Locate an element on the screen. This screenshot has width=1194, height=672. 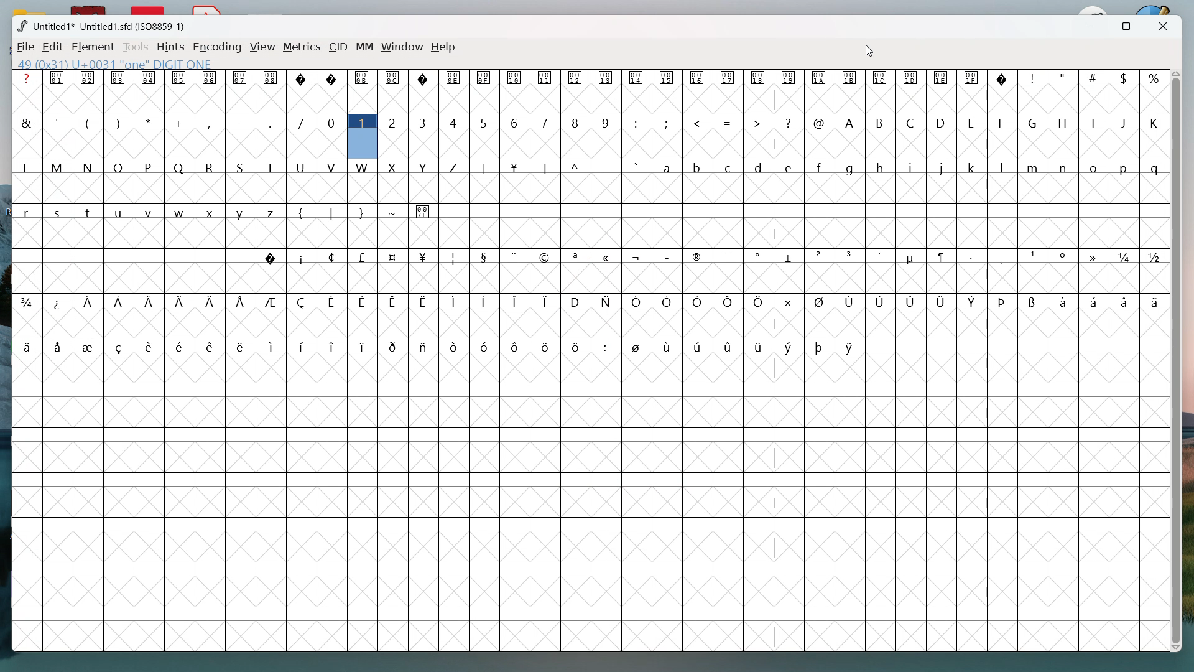
close is located at coordinates (1160, 27).